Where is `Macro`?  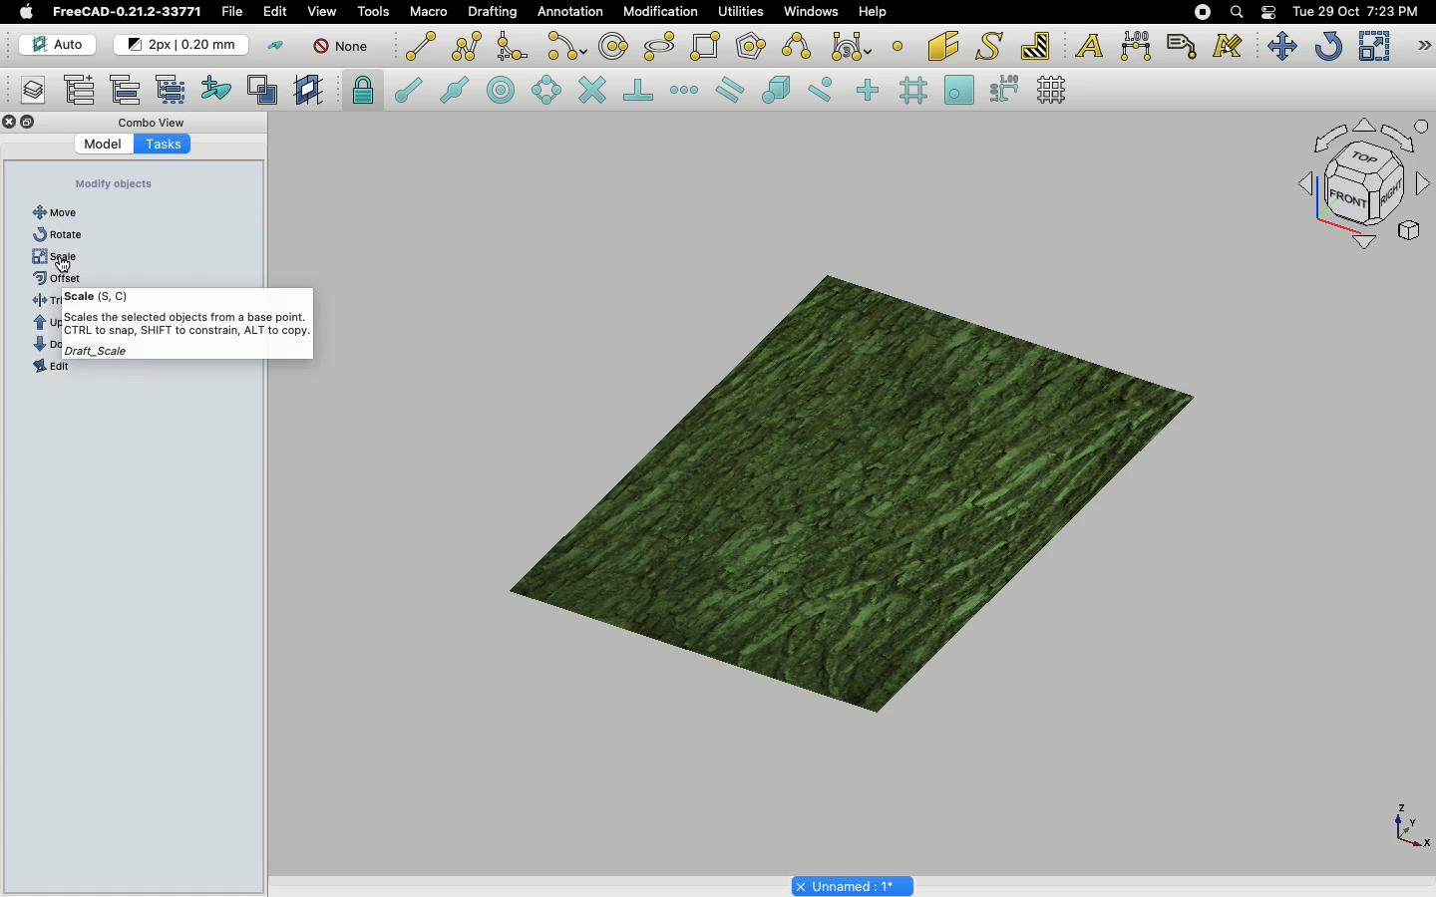 Macro is located at coordinates (430, 12).